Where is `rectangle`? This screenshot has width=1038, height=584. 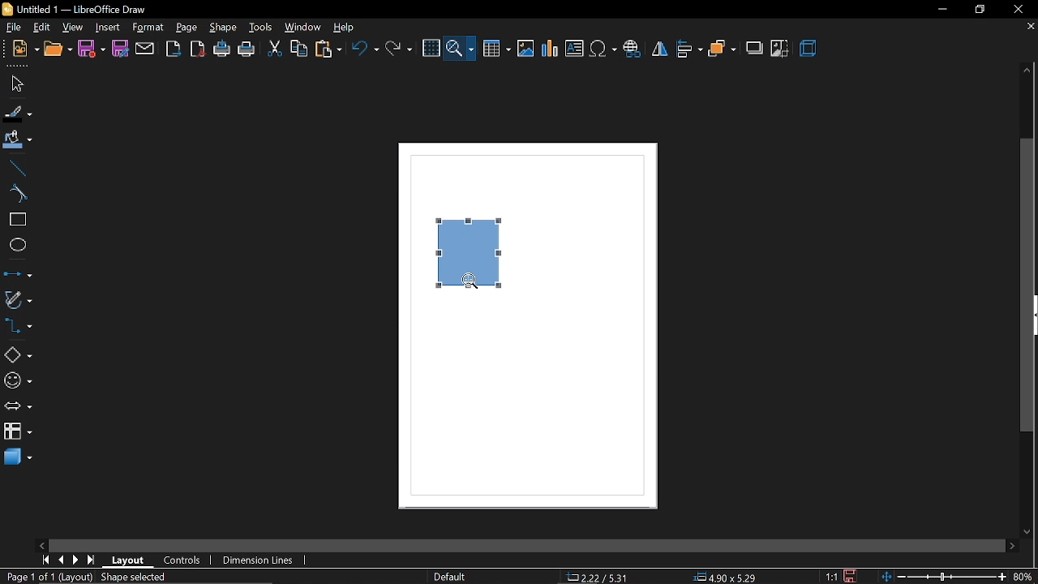
rectangle is located at coordinates (16, 218).